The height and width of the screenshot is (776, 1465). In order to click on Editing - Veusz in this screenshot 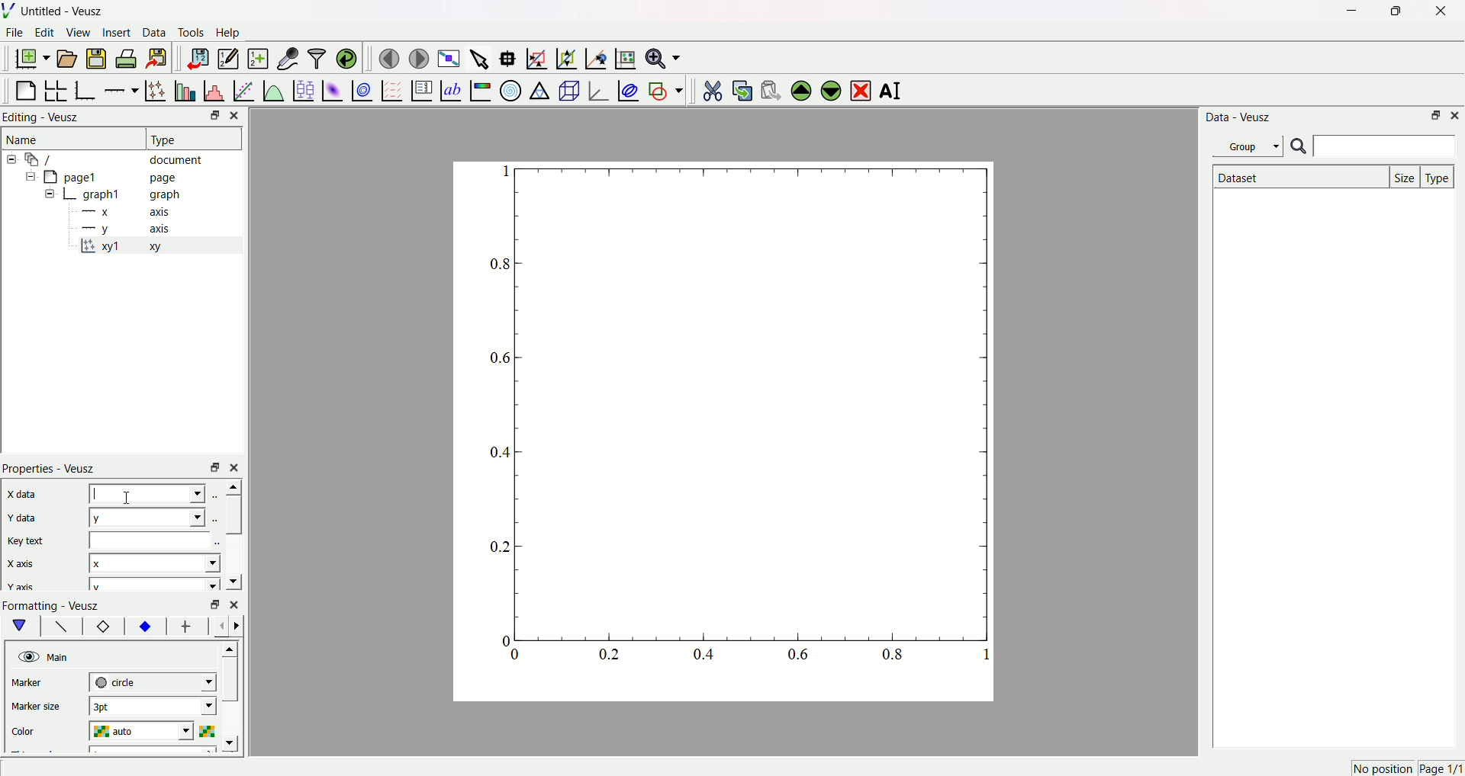, I will do `click(44, 118)`.